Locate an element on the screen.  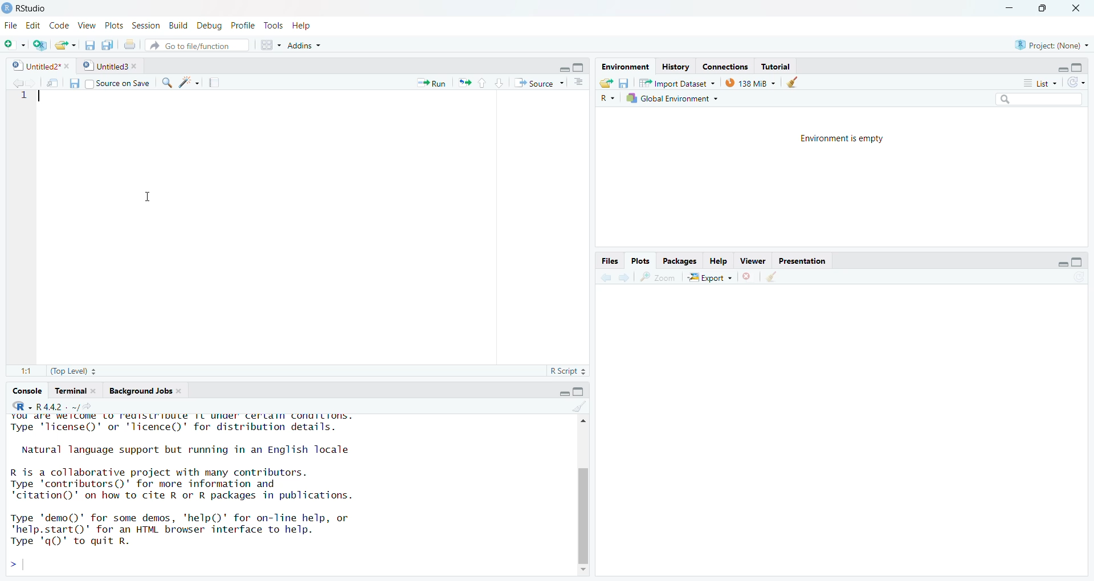
remove all viewers is located at coordinates (748, 277).